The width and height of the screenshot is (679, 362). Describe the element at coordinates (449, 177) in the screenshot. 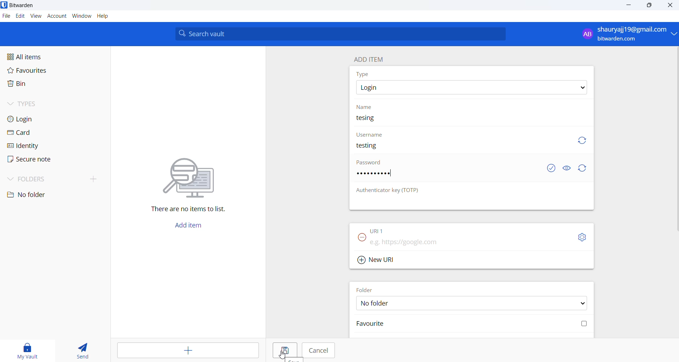

I see `Password text box` at that location.